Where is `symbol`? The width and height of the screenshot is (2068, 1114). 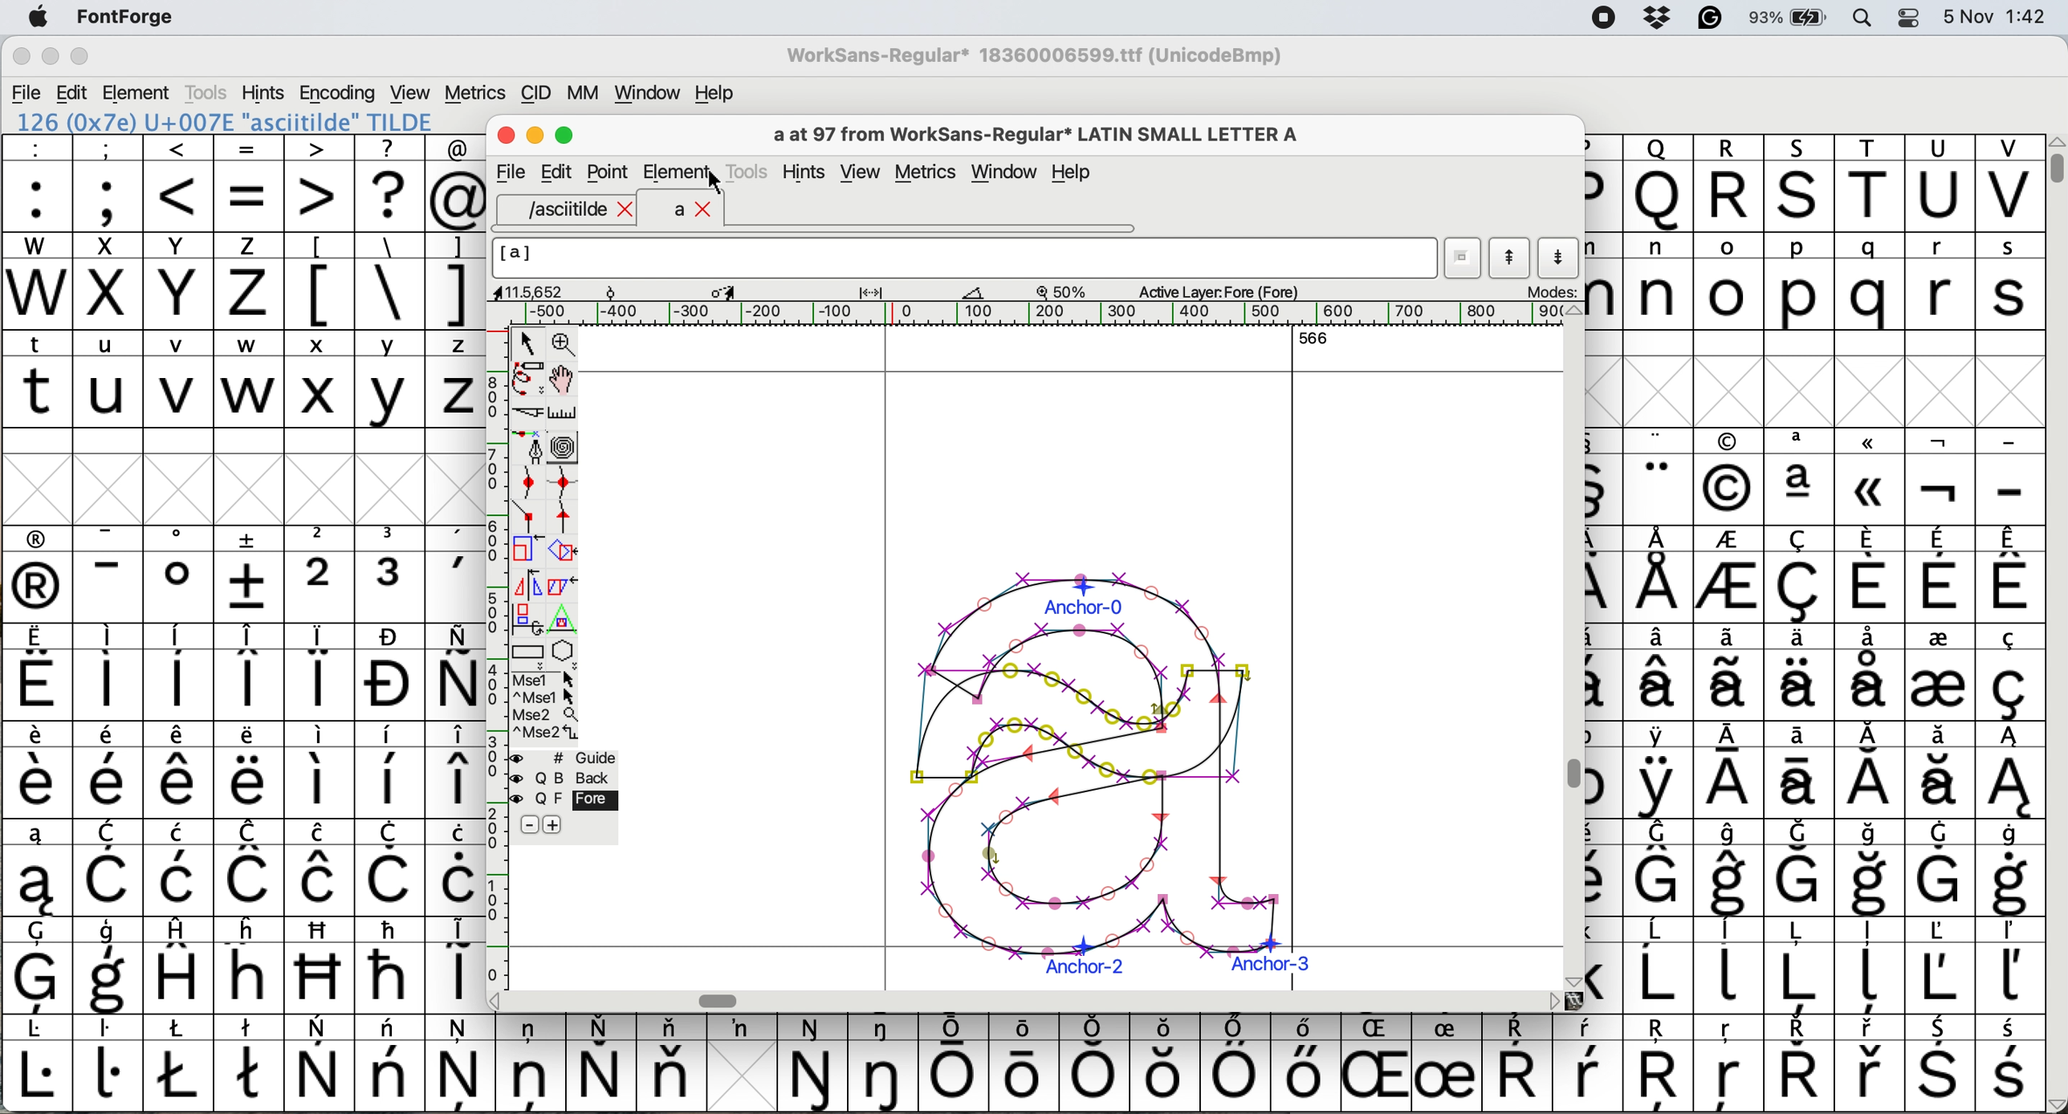 symbol is located at coordinates (108, 1062).